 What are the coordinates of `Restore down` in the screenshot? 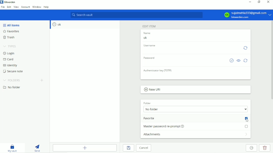 It's located at (259, 2).